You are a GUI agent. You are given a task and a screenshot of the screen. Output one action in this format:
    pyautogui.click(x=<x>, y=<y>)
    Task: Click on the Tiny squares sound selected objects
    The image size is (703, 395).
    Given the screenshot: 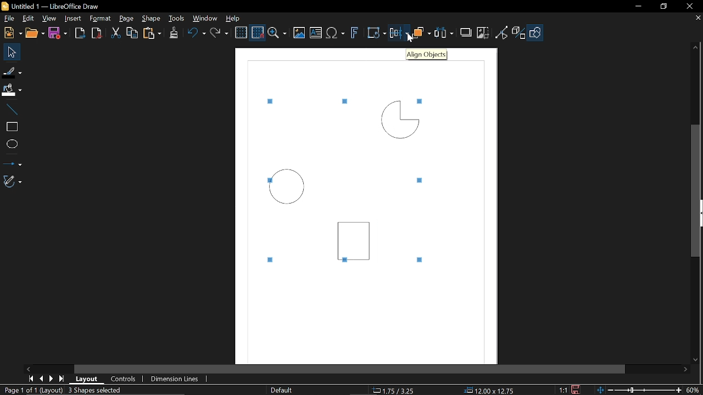 What is the action you would take?
    pyautogui.click(x=422, y=180)
    